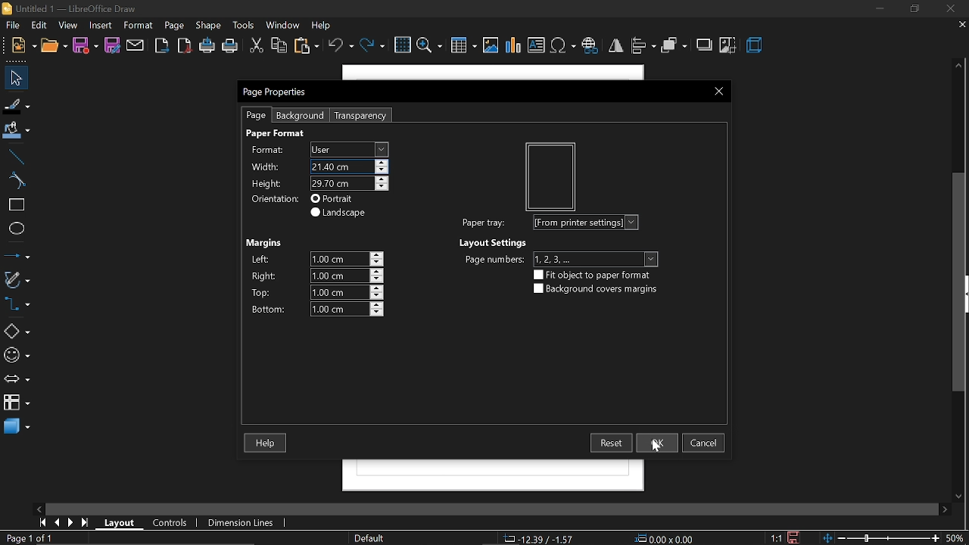 Image resolution: width=969 pixels, height=545 pixels. I want to click on close tab, so click(961, 24).